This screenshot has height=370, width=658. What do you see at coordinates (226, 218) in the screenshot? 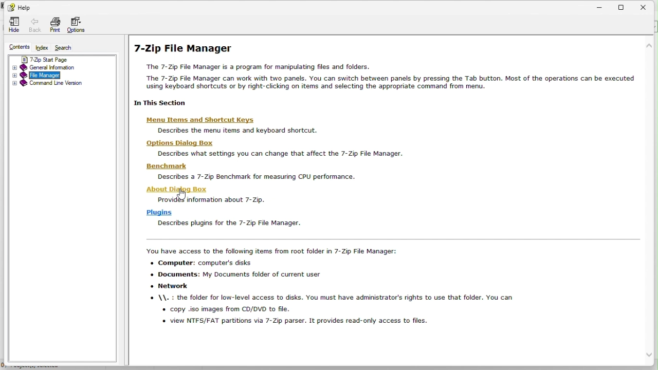
I see `Plugins
Describes plugins for the 7-Zip File Manager.` at bounding box center [226, 218].